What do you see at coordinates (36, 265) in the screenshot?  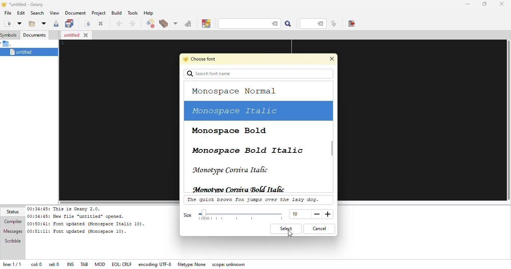 I see `col: 0` at bounding box center [36, 265].